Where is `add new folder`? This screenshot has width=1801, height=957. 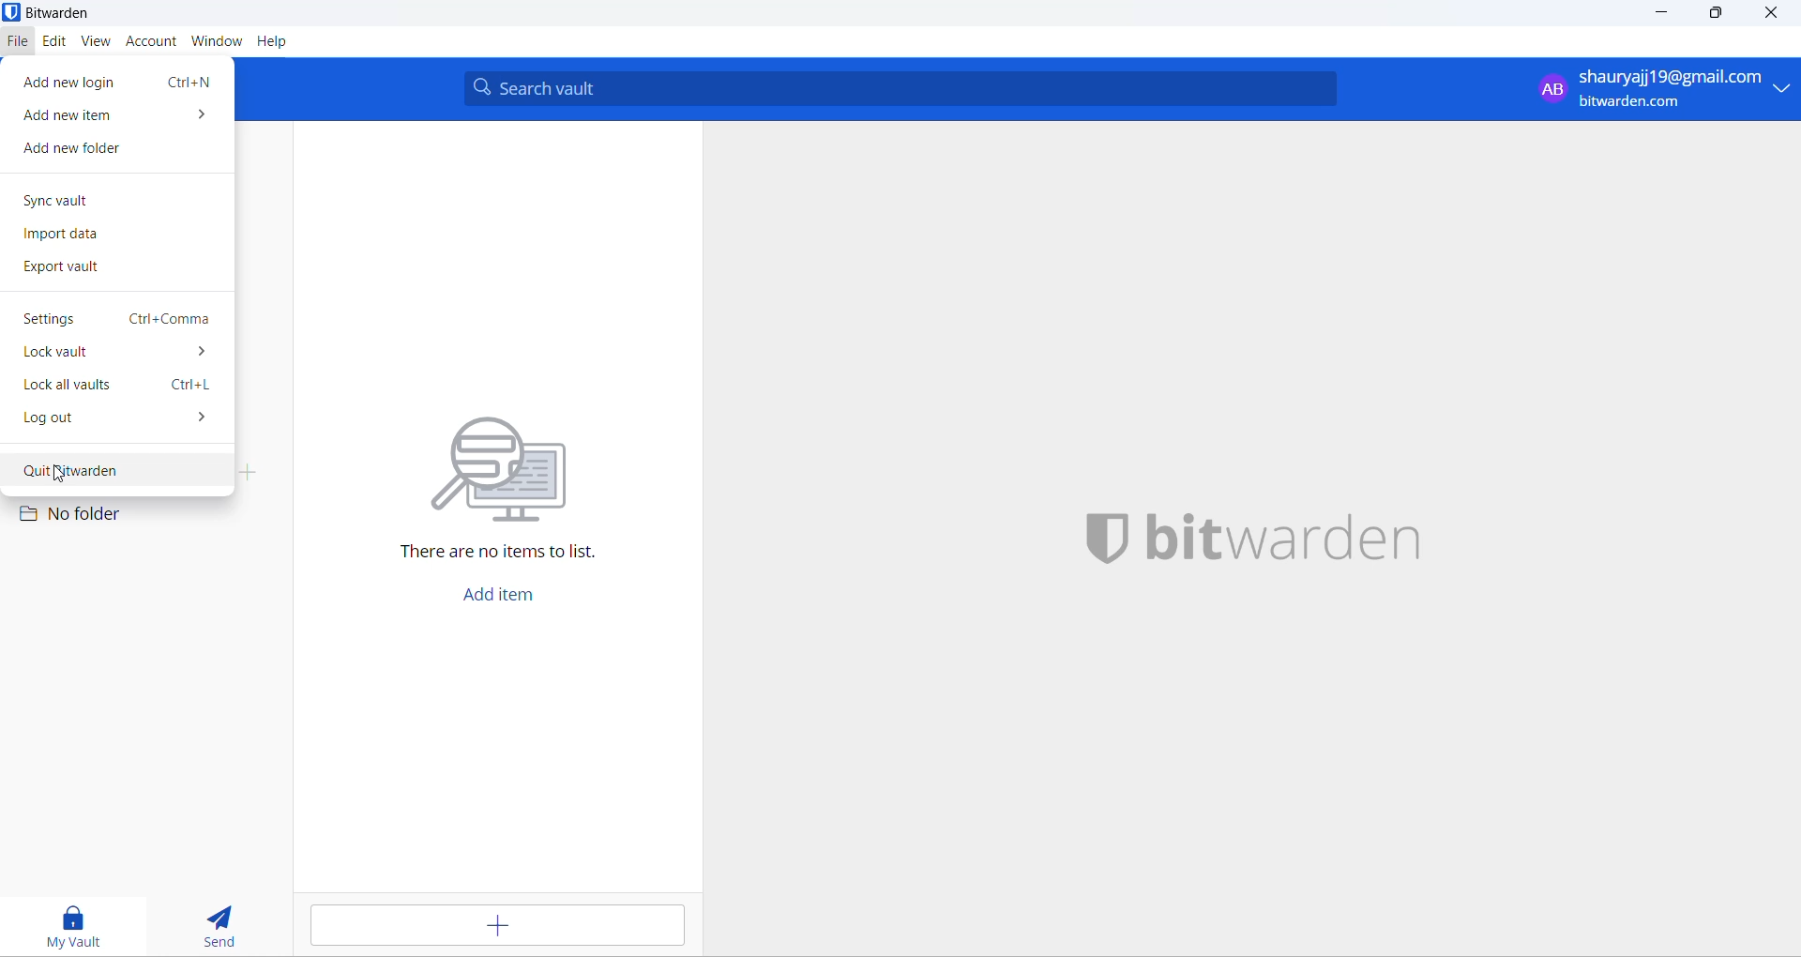
add new folder is located at coordinates (119, 153).